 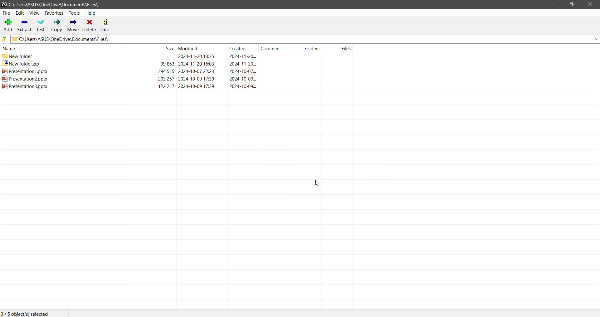 What do you see at coordinates (20, 13) in the screenshot?
I see `Edit` at bounding box center [20, 13].